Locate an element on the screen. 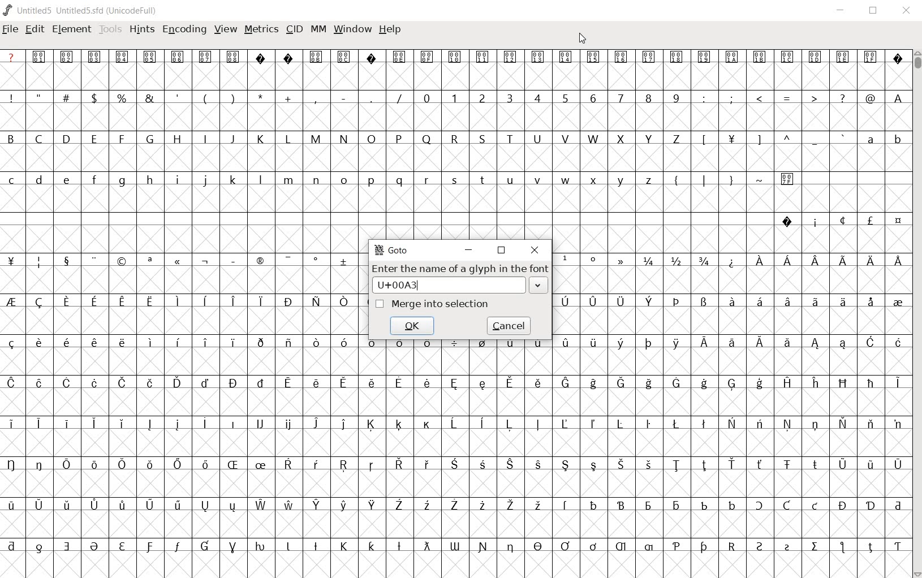 Image resolution: width=922 pixels, height=578 pixels. Symbol is located at coordinates (649, 547).